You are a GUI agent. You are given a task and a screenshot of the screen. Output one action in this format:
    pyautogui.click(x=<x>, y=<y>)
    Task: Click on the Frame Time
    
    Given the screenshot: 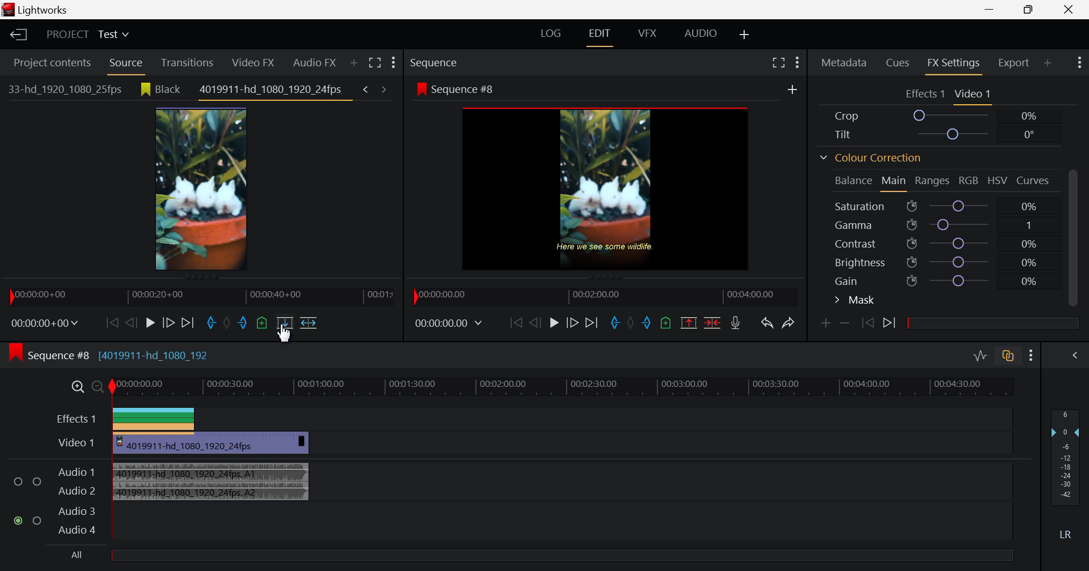 What is the action you would take?
    pyautogui.click(x=450, y=321)
    